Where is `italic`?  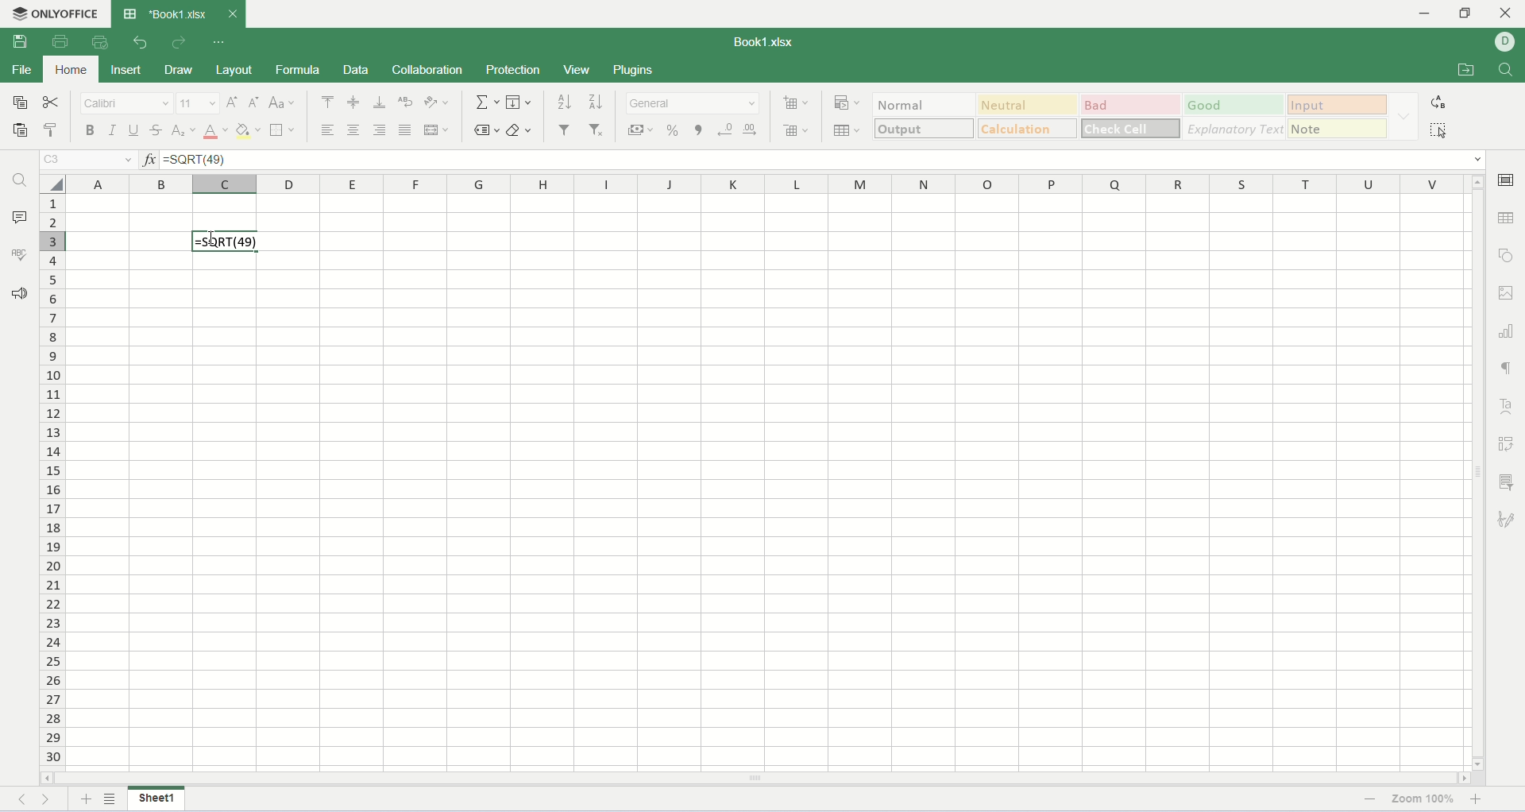 italic is located at coordinates (111, 132).